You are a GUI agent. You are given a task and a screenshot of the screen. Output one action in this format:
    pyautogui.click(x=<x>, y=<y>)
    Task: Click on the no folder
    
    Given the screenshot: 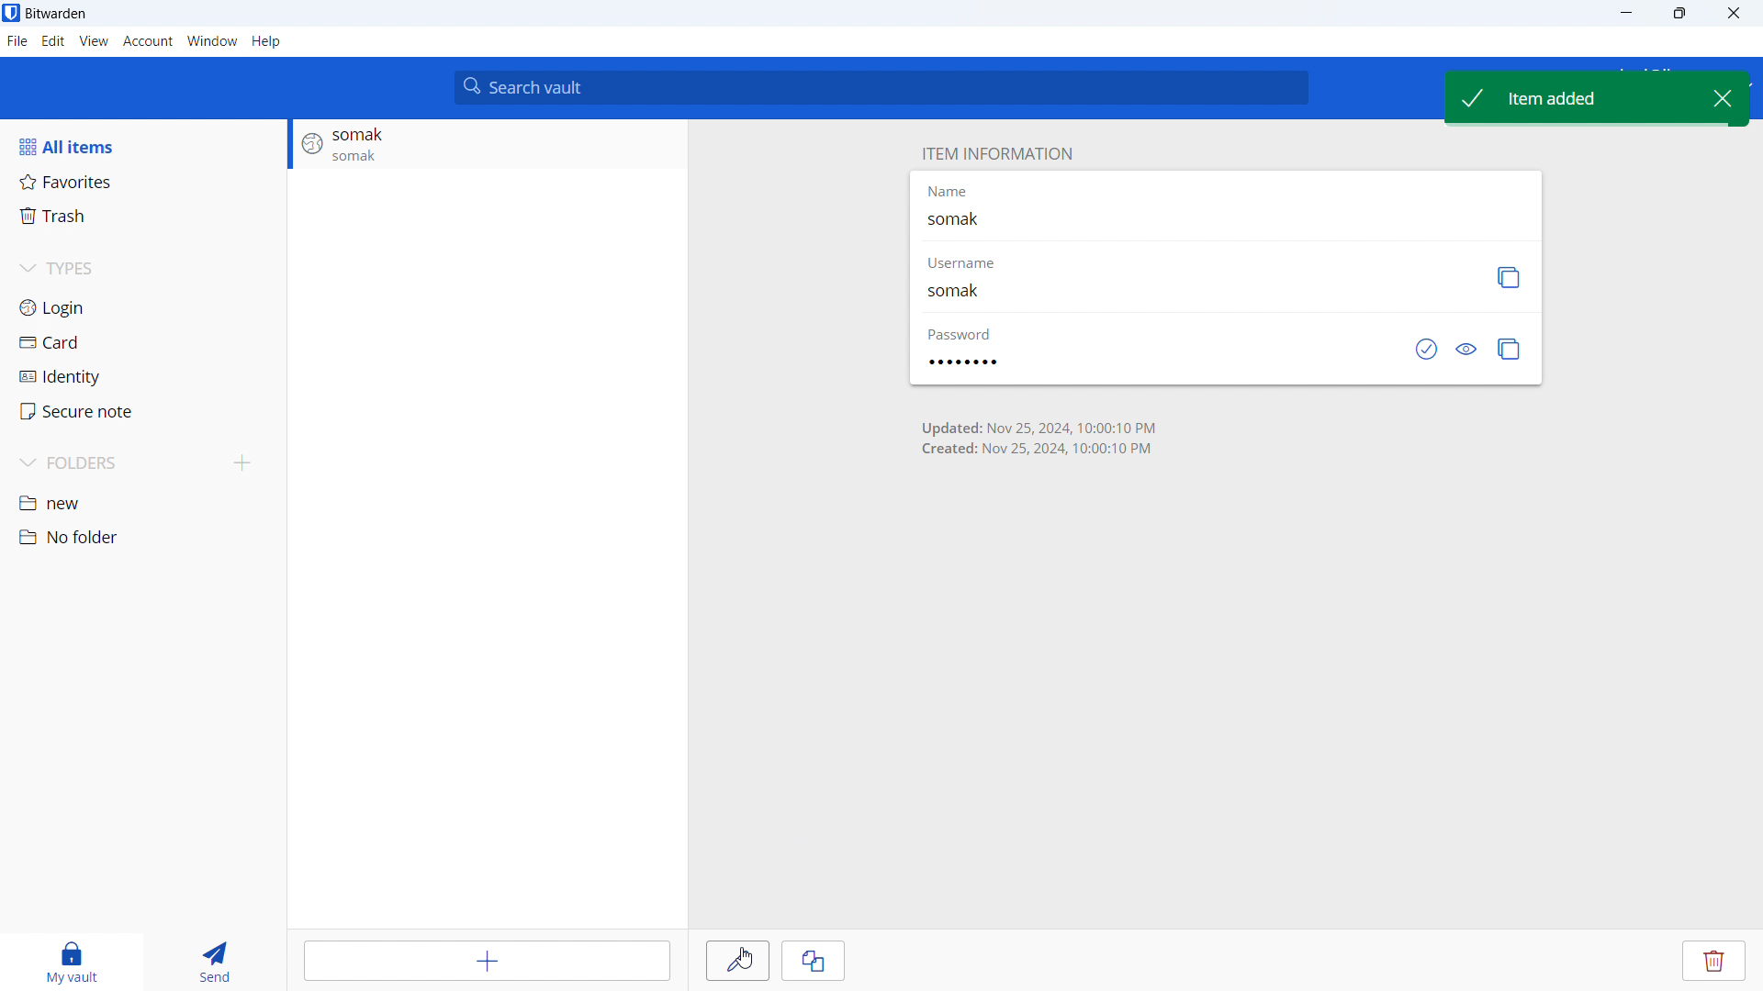 What is the action you would take?
    pyautogui.click(x=140, y=537)
    